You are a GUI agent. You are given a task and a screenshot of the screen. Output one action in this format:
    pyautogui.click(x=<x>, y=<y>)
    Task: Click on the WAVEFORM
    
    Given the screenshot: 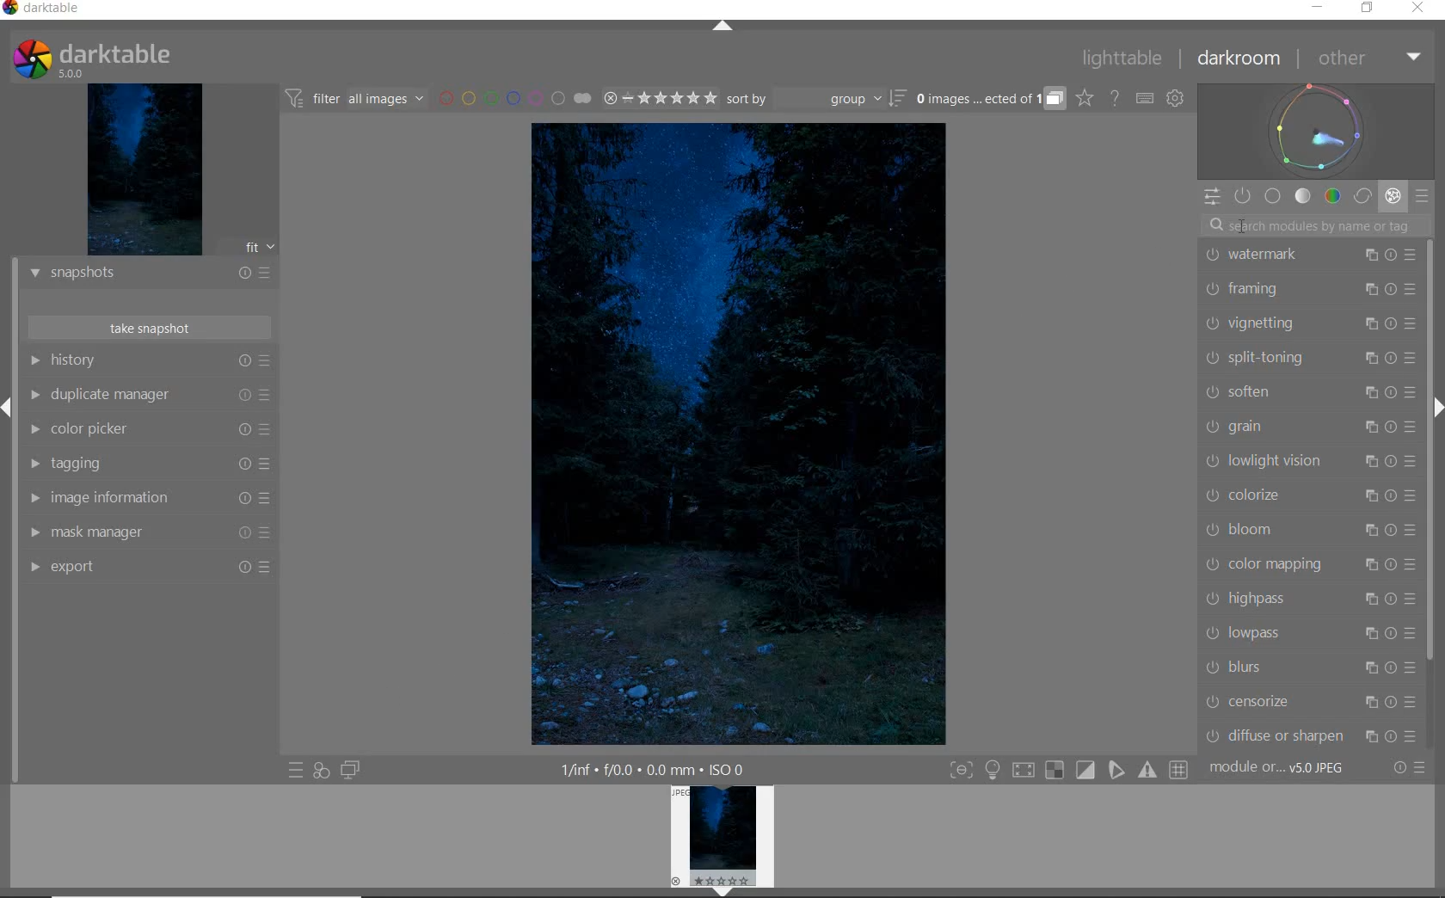 What is the action you would take?
    pyautogui.click(x=1315, y=131)
    